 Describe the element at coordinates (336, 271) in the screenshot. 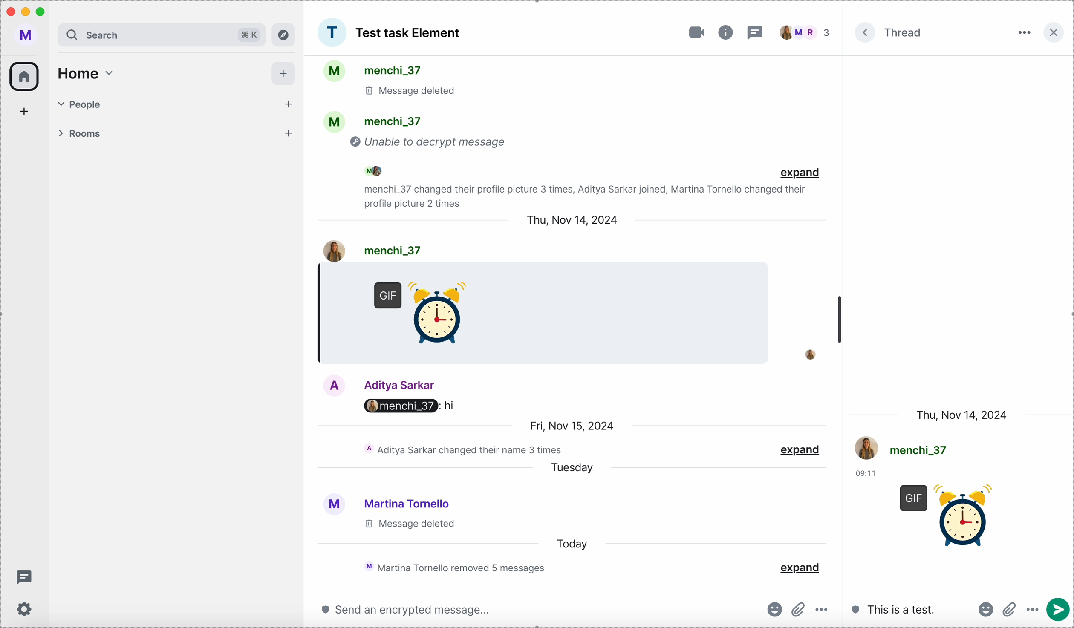

I see `hour` at that location.